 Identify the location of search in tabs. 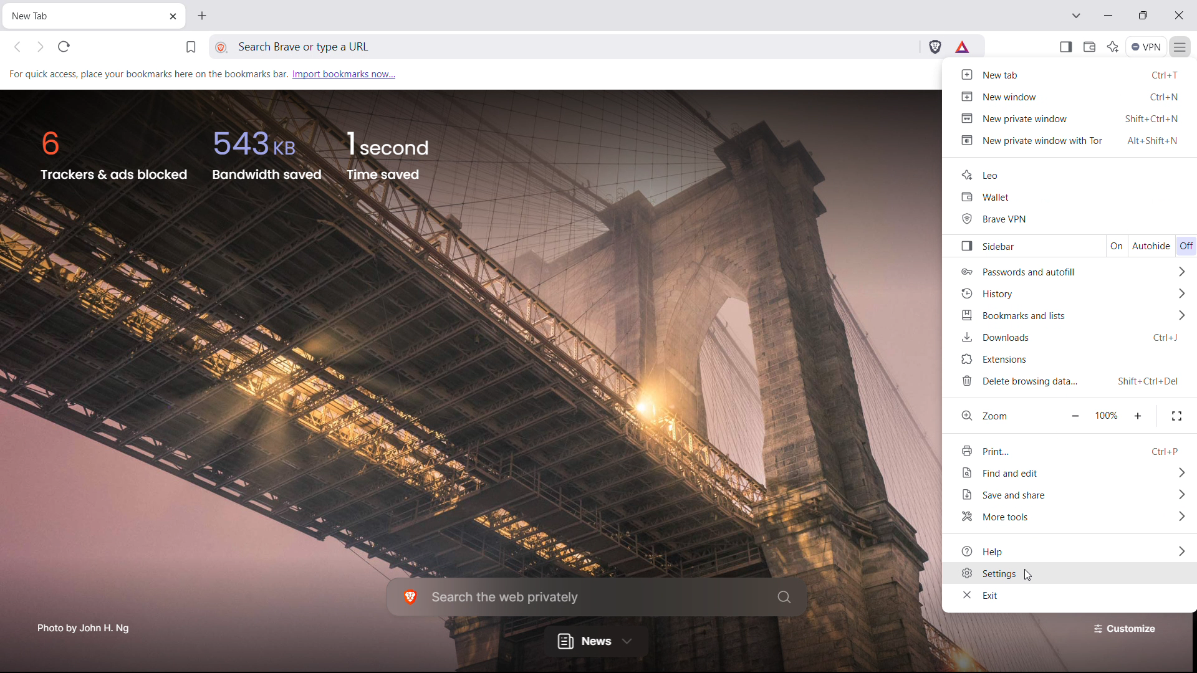
(1075, 14).